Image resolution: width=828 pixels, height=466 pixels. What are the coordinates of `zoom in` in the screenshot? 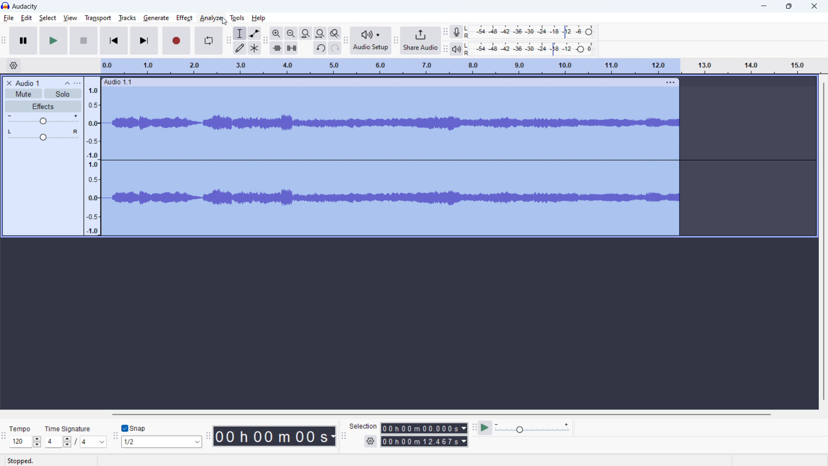 It's located at (276, 33).